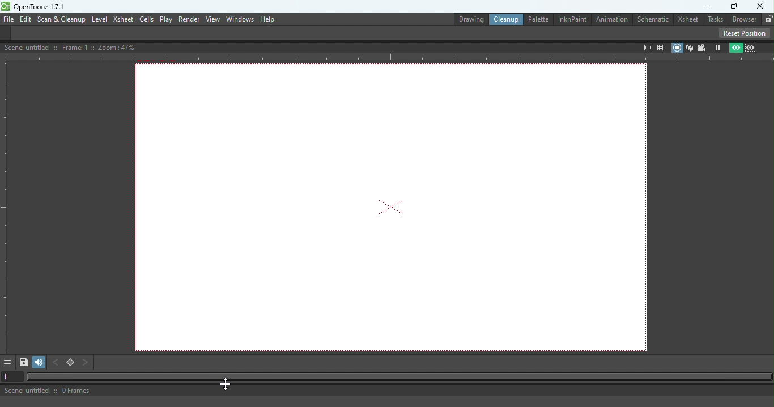 The image size is (774, 407). What do you see at coordinates (7, 362) in the screenshot?
I see `More Options` at bounding box center [7, 362].